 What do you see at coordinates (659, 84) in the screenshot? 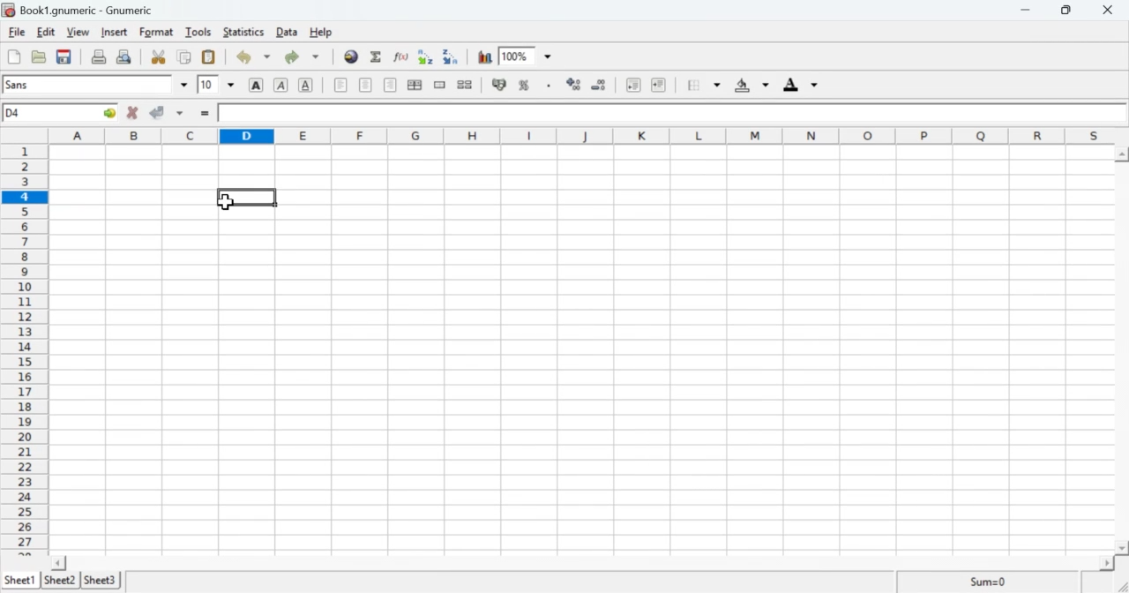
I see `Increase Indent` at bounding box center [659, 84].